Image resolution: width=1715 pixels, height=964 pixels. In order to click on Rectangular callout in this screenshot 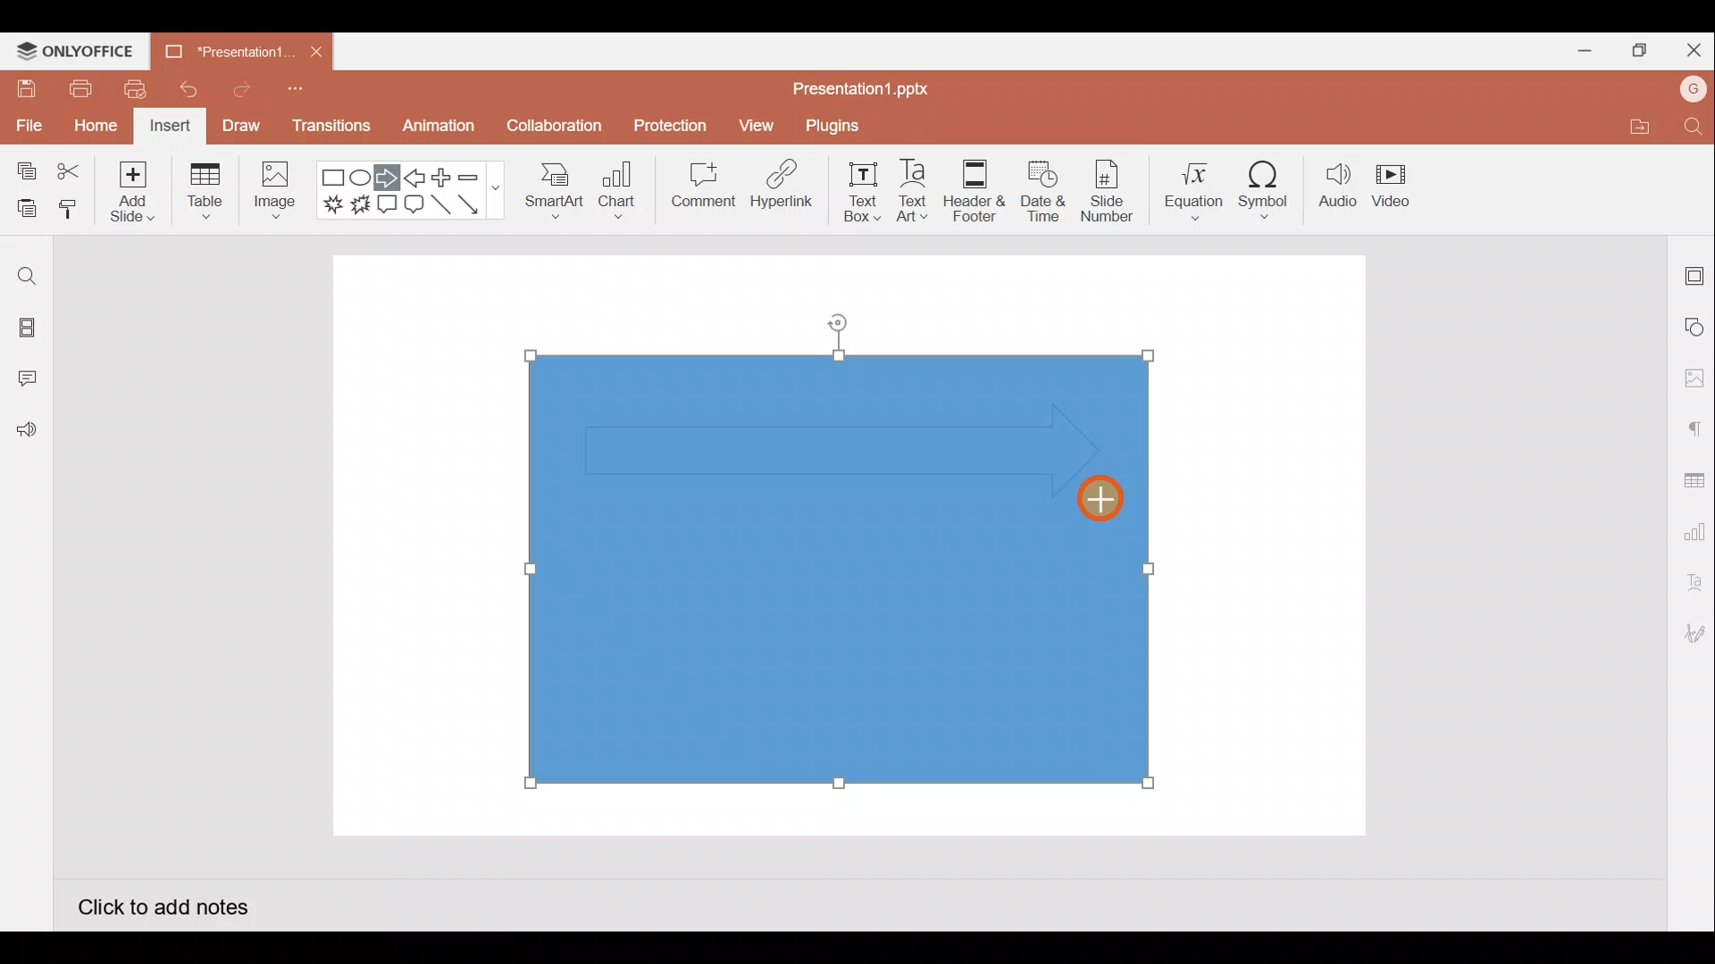, I will do `click(388, 205)`.